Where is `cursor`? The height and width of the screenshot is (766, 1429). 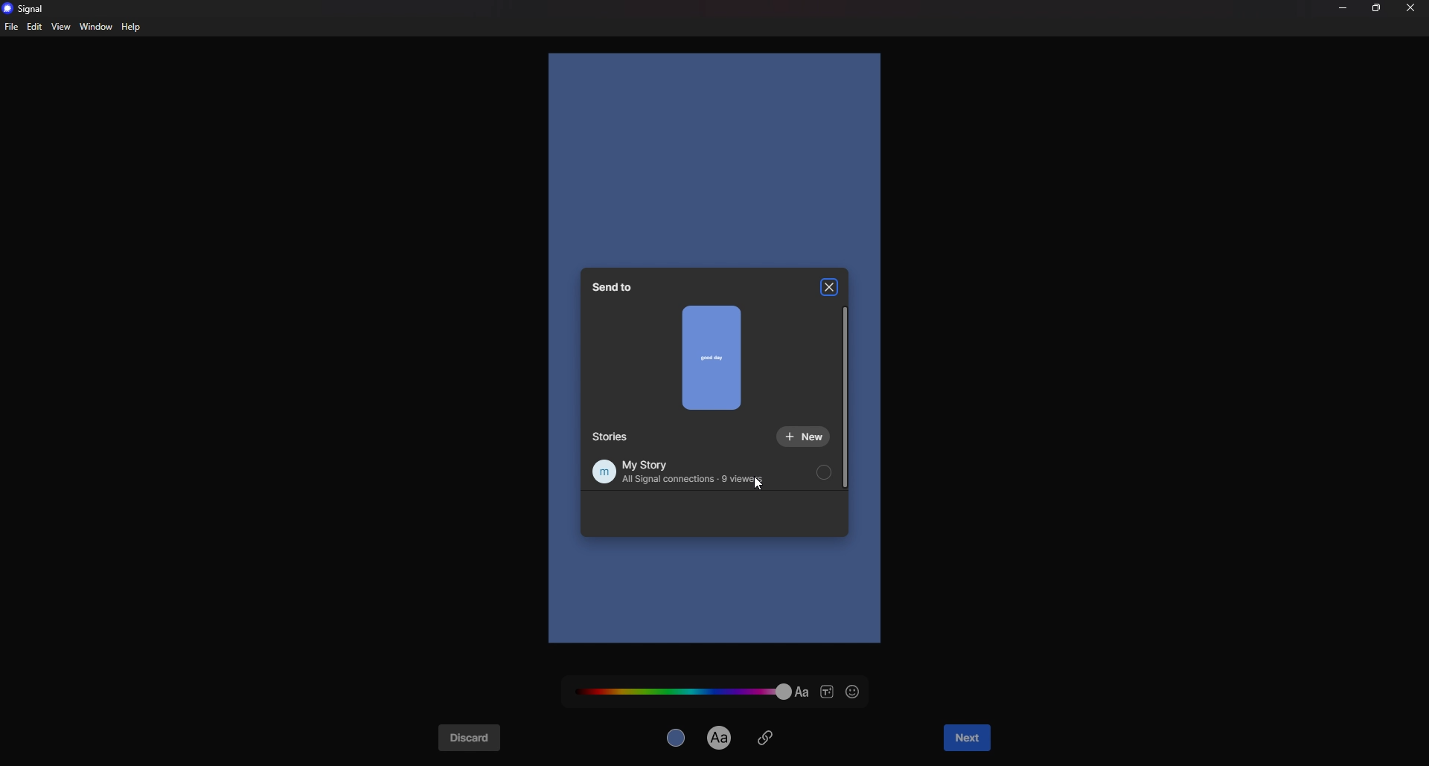 cursor is located at coordinates (759, 485).